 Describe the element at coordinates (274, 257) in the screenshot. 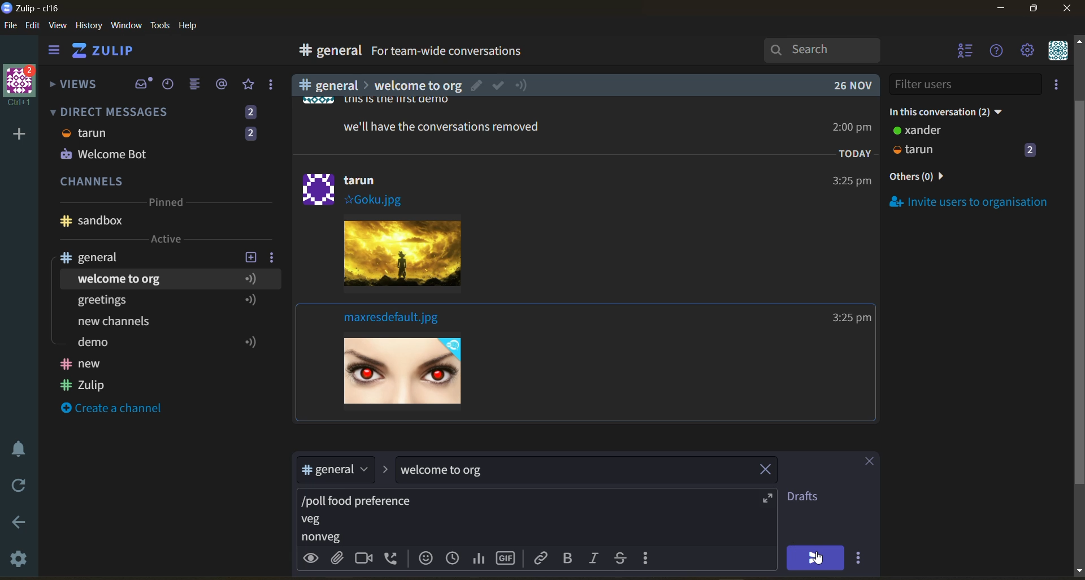

I see `channel settings` at that location.